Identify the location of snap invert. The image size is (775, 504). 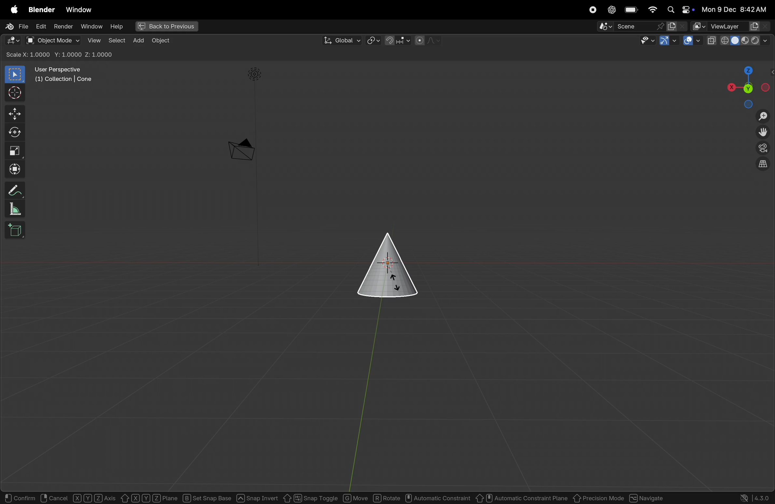
(258, 497).